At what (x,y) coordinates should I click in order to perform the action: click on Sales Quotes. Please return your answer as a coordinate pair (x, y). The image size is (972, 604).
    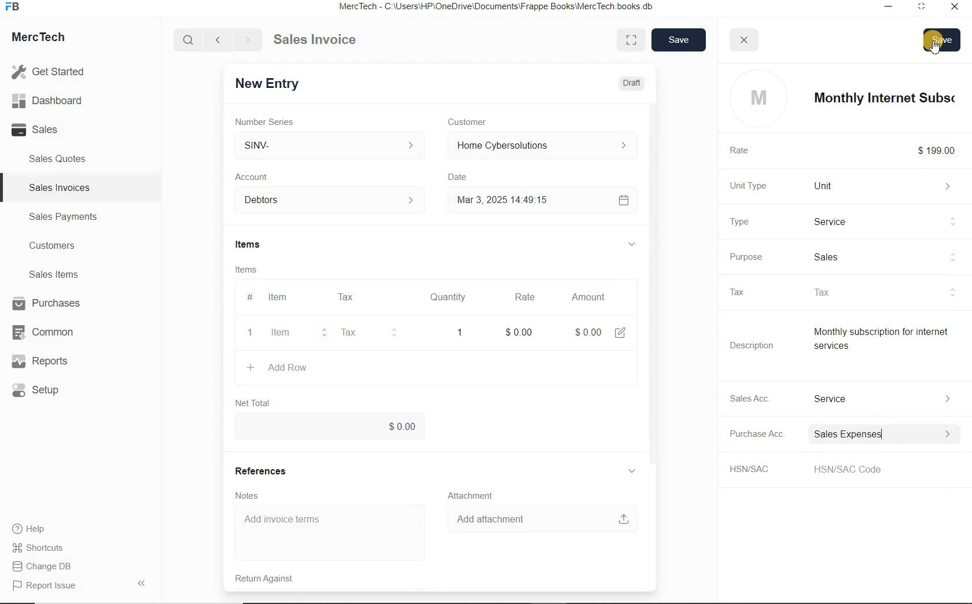
    Looking at the image, I should click on (60, 159).